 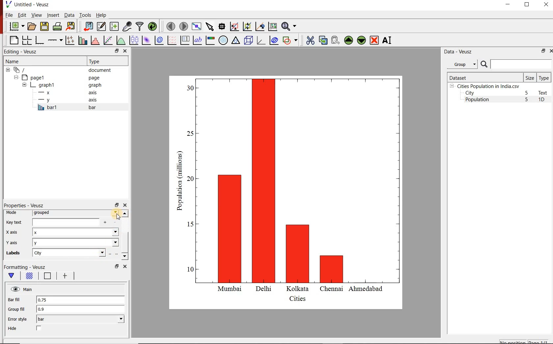 What do you see at coordinates (294, 191) in the screenshot?
I see `graph1` at bounding box center [294, 191].